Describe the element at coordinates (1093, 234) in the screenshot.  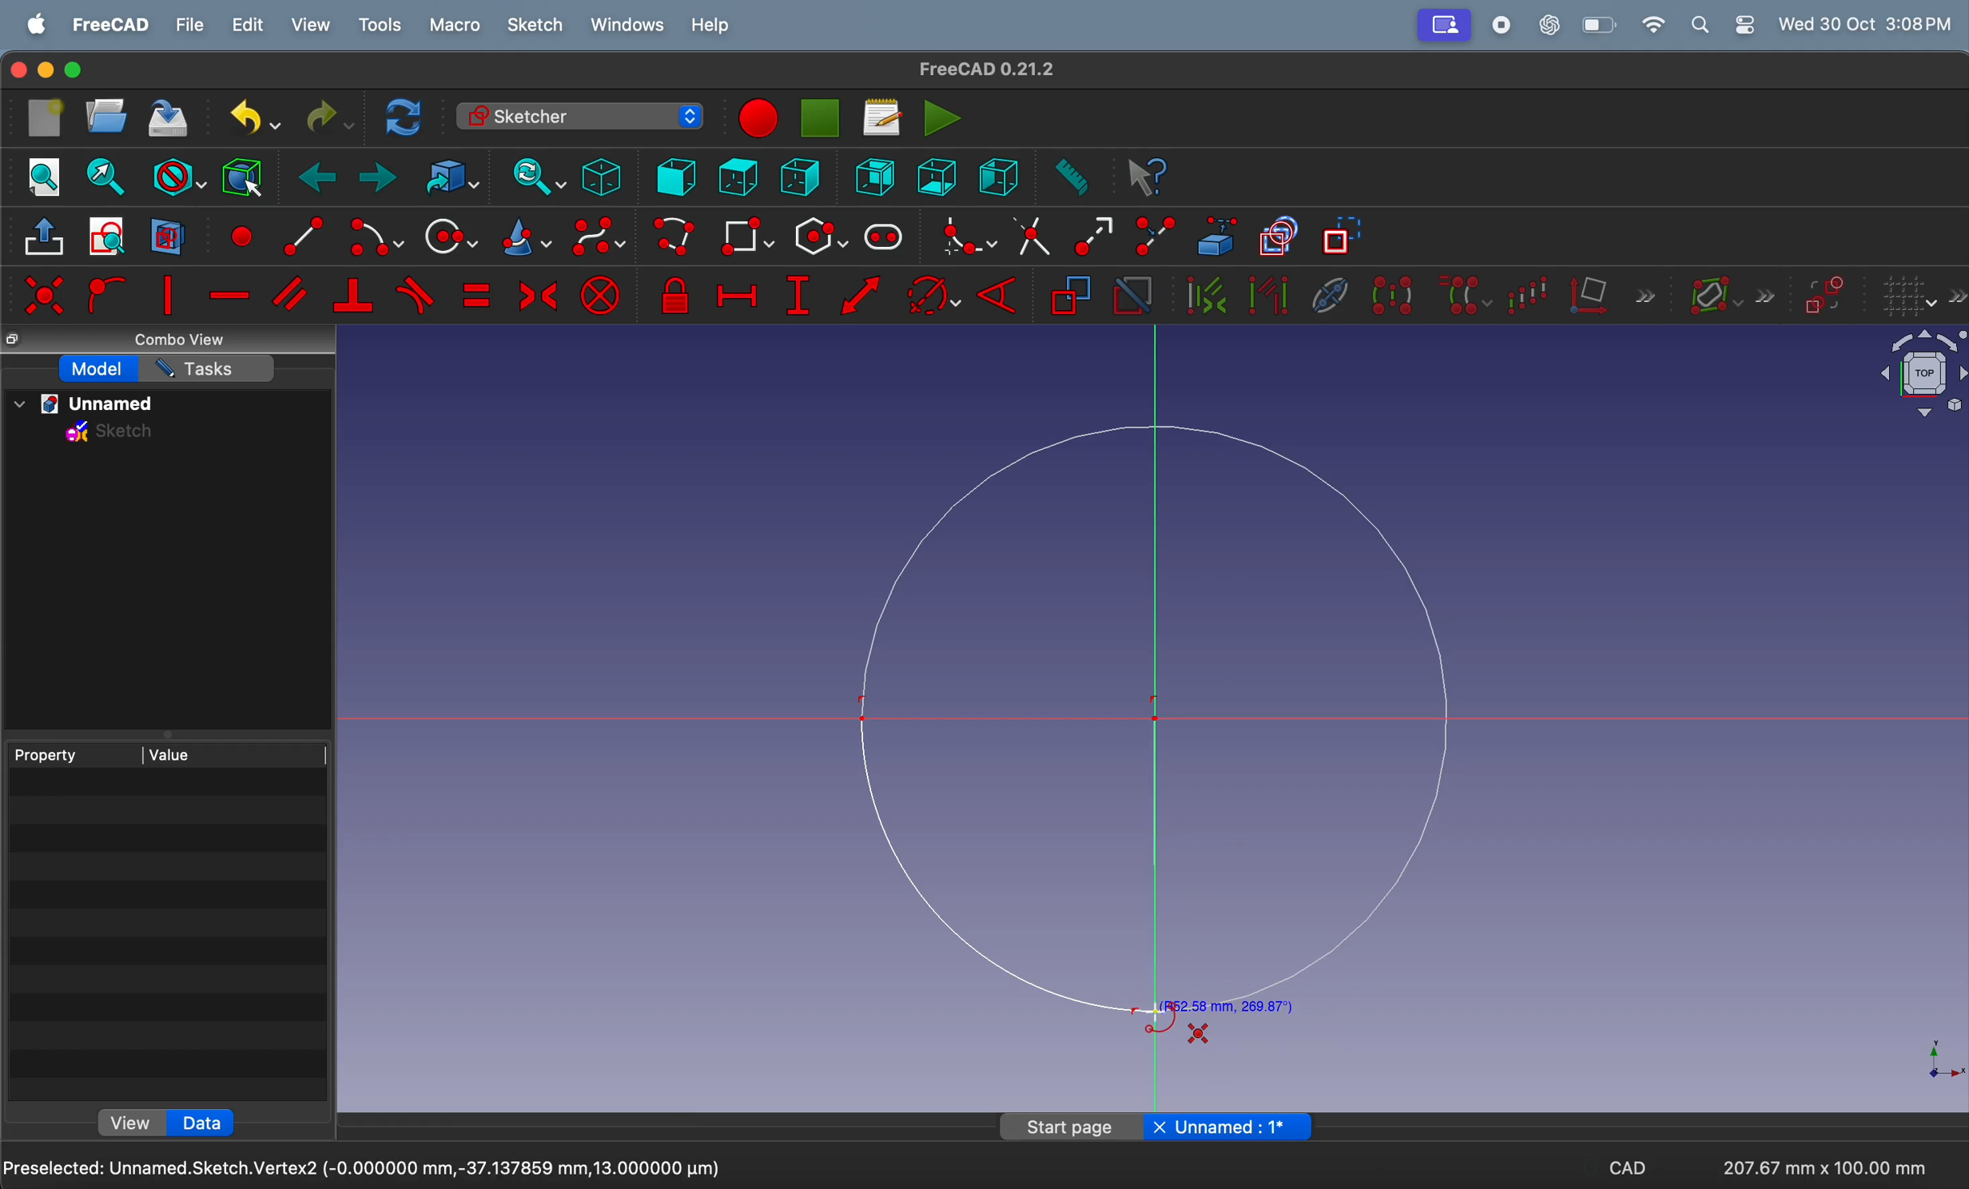
I see `extend edge` at that location.